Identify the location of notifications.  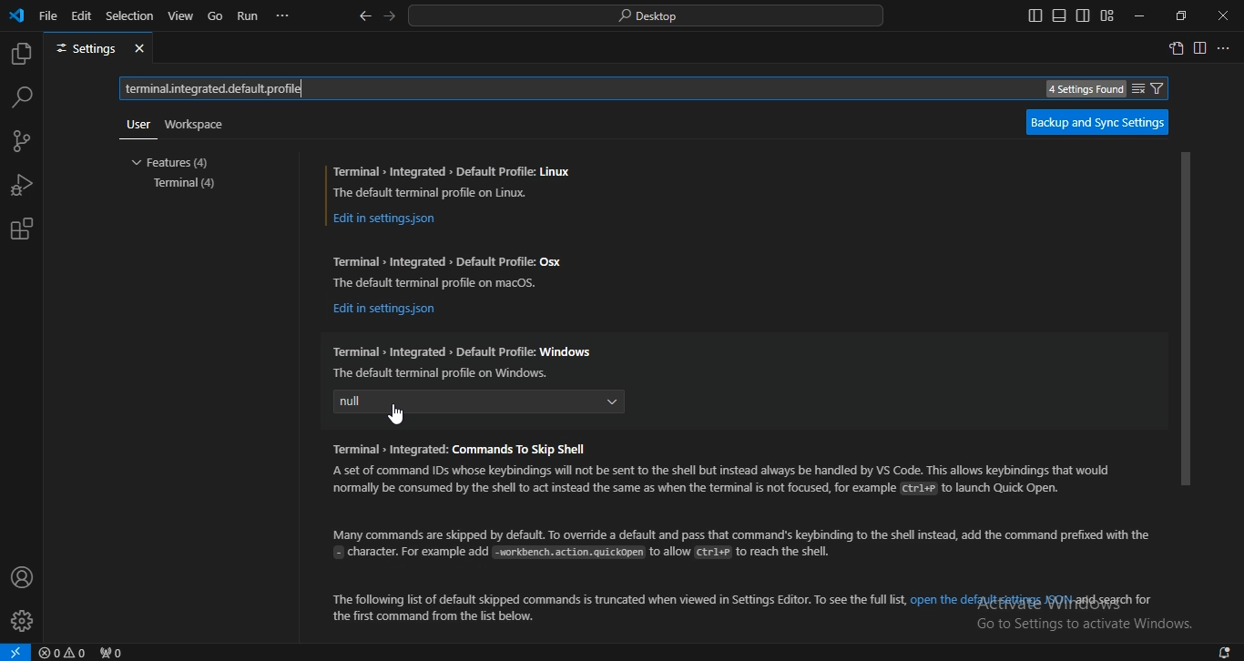
(1226, 653).